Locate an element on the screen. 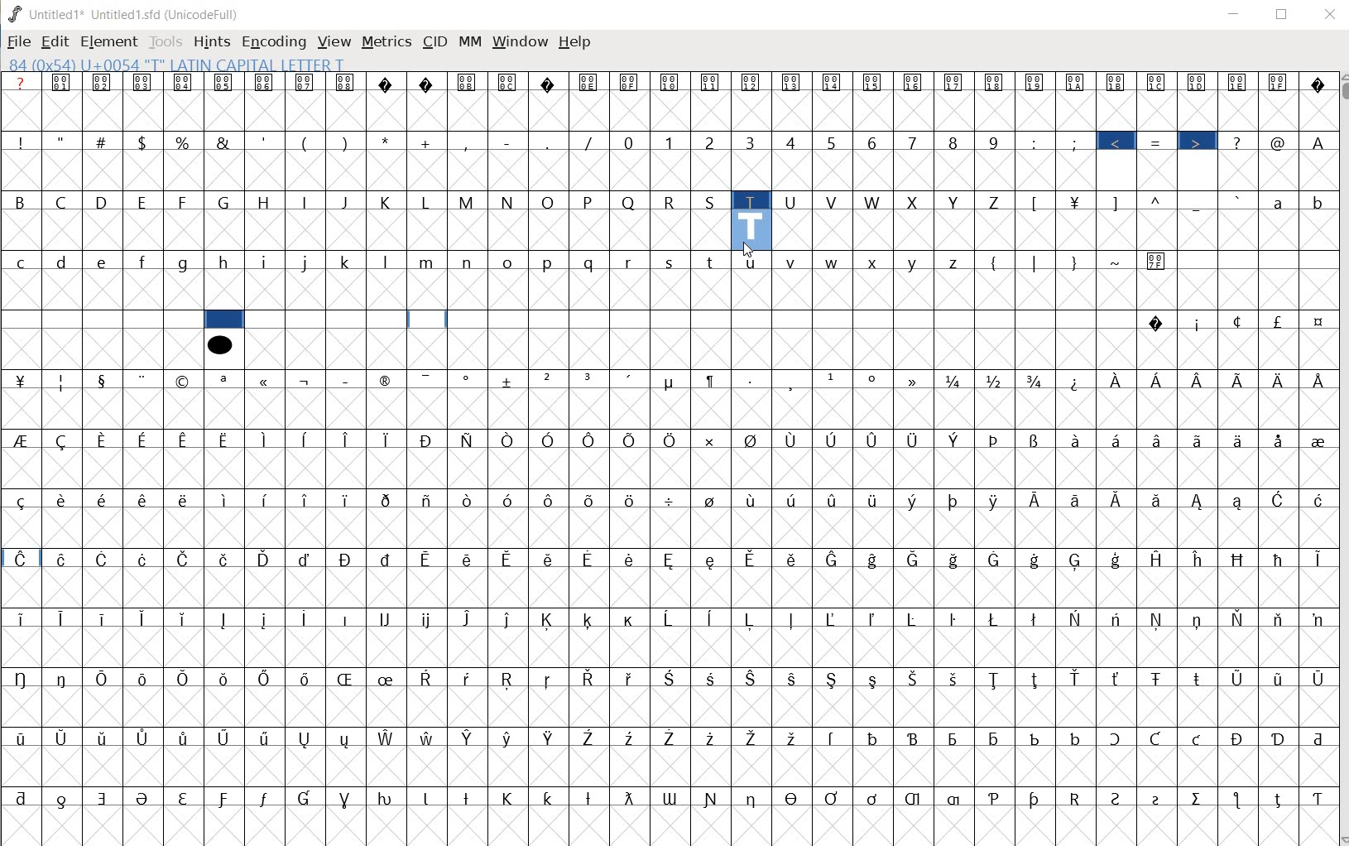 The width and height of the screenshot is (1349, 846). Symbol is located at coordinates (875, 84).